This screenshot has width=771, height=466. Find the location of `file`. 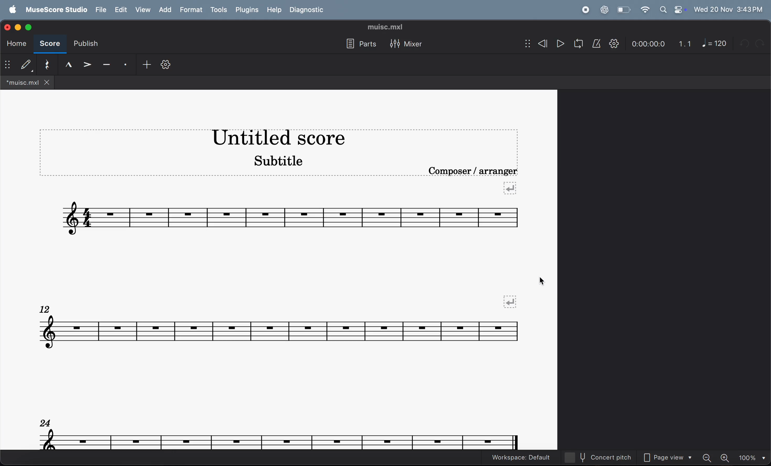

file is located at coordinates (100, 9).